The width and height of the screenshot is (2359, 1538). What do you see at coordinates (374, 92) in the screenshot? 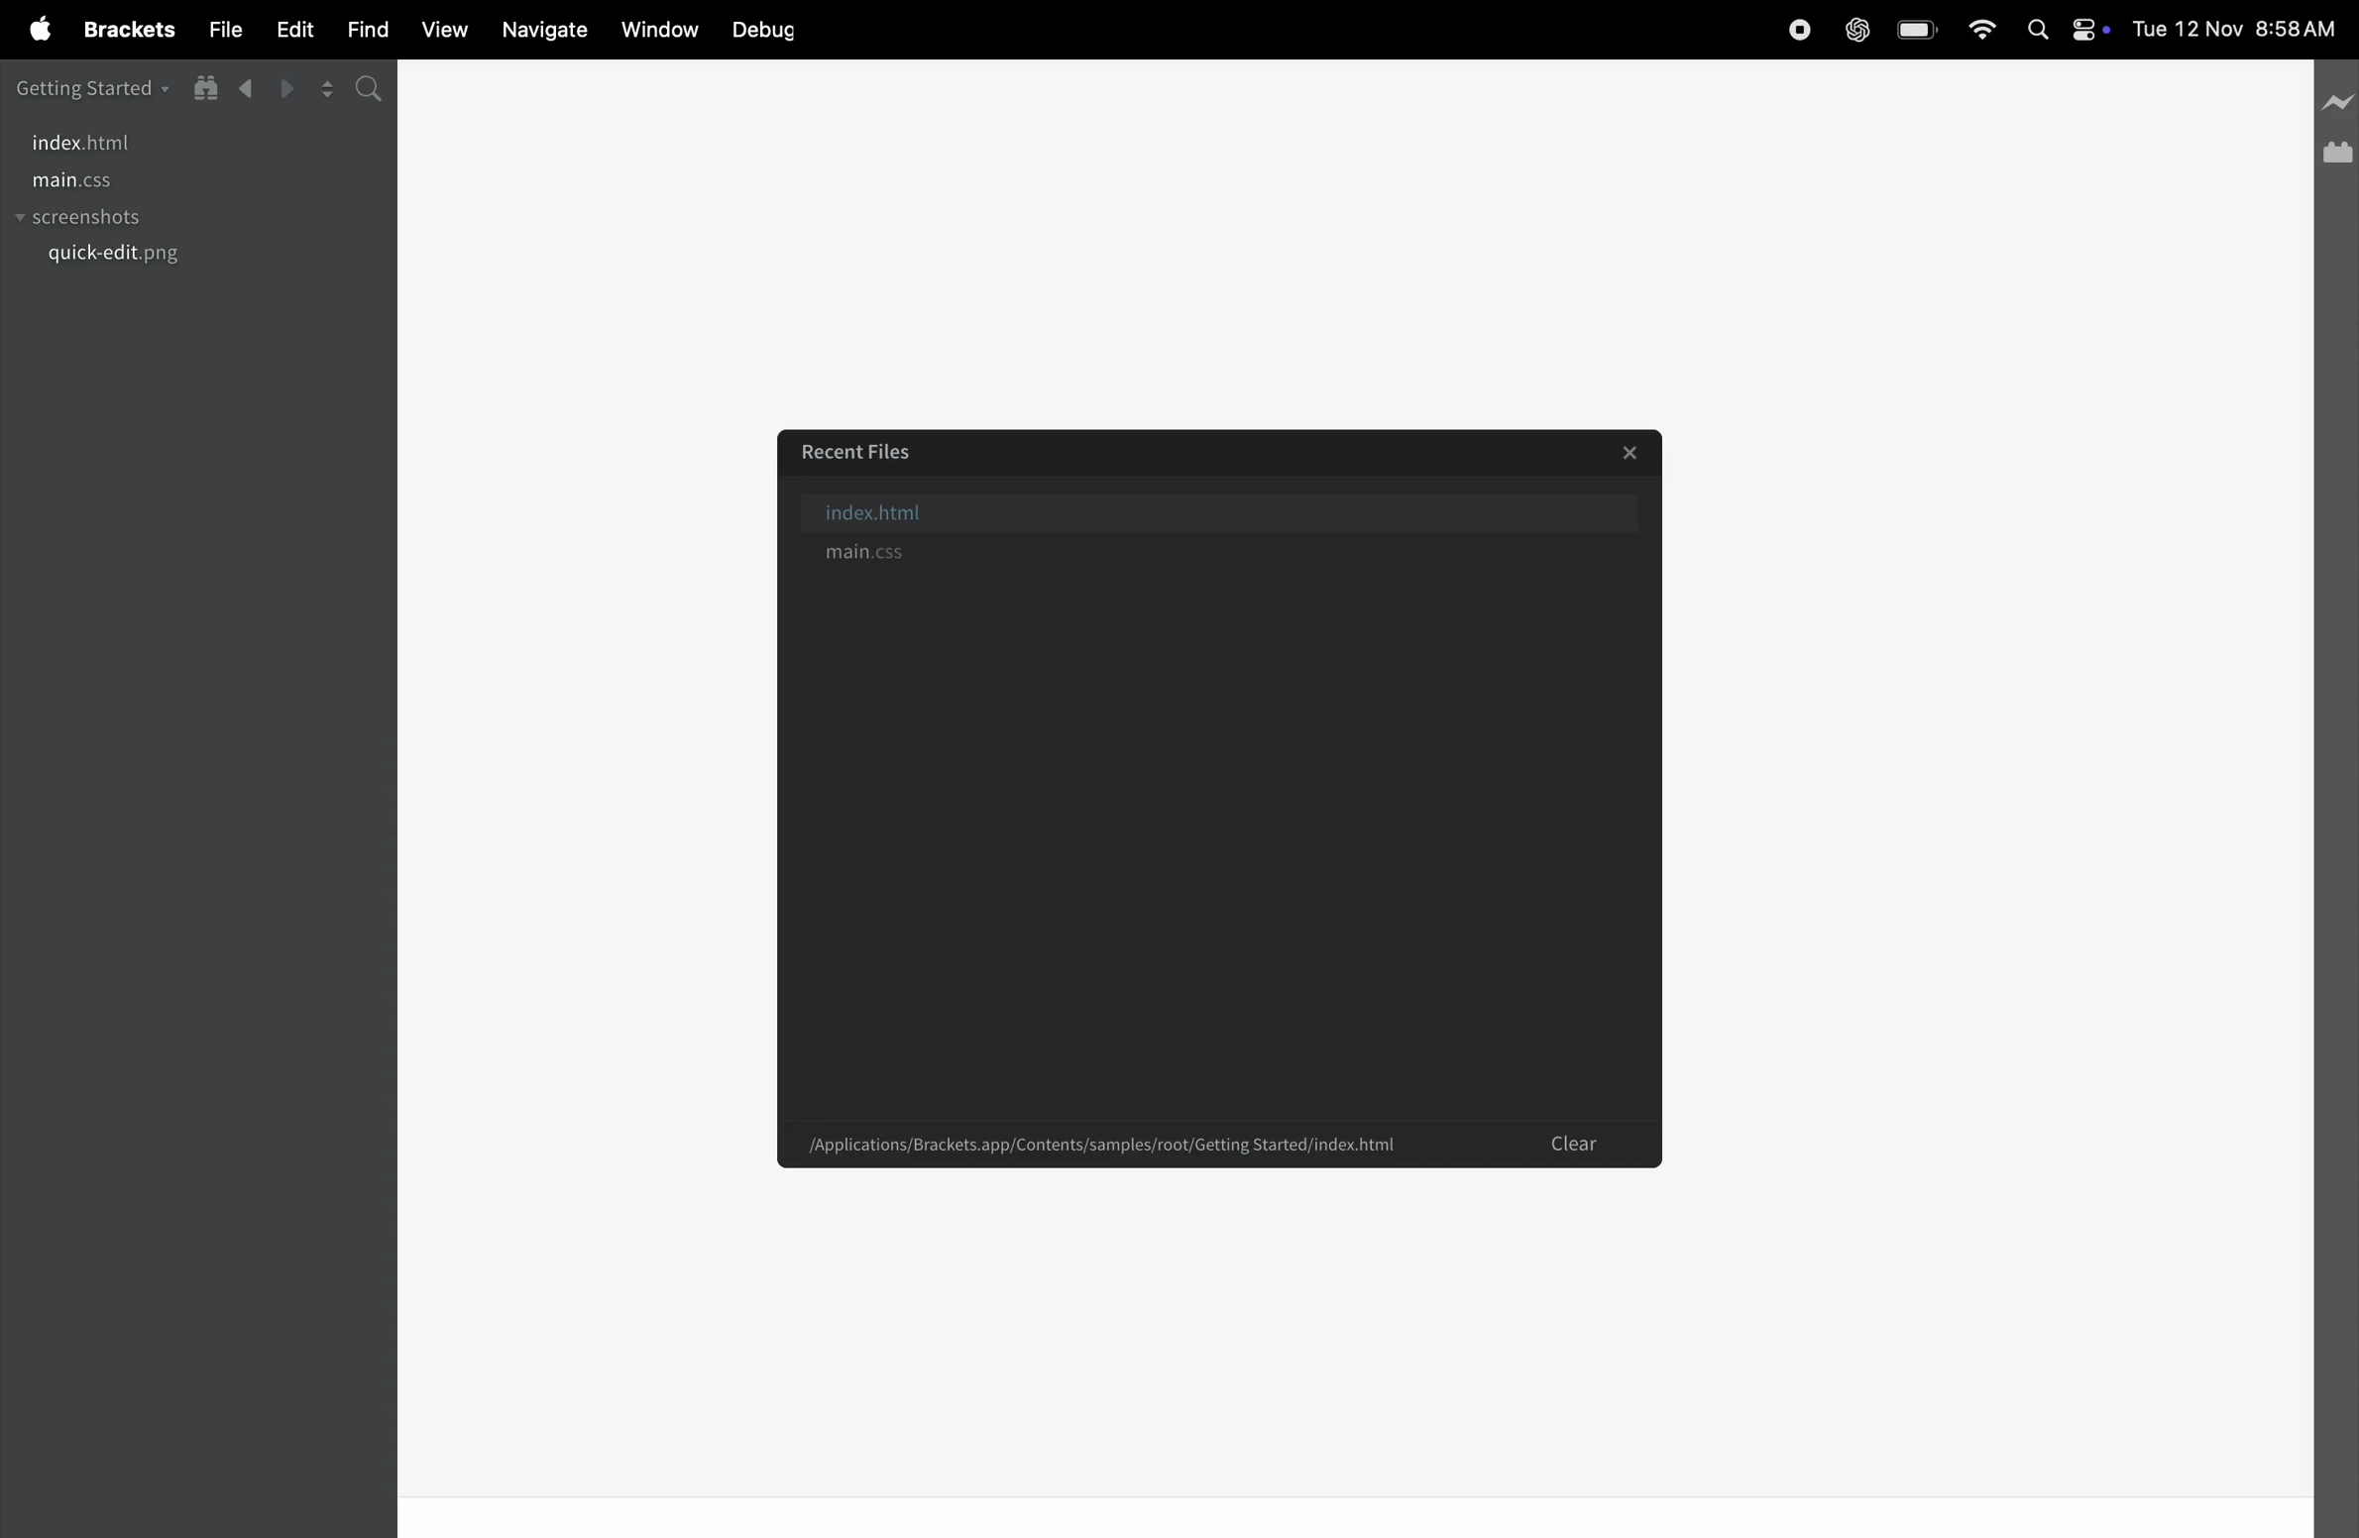
I see `search` at bounding box center [374, 92].